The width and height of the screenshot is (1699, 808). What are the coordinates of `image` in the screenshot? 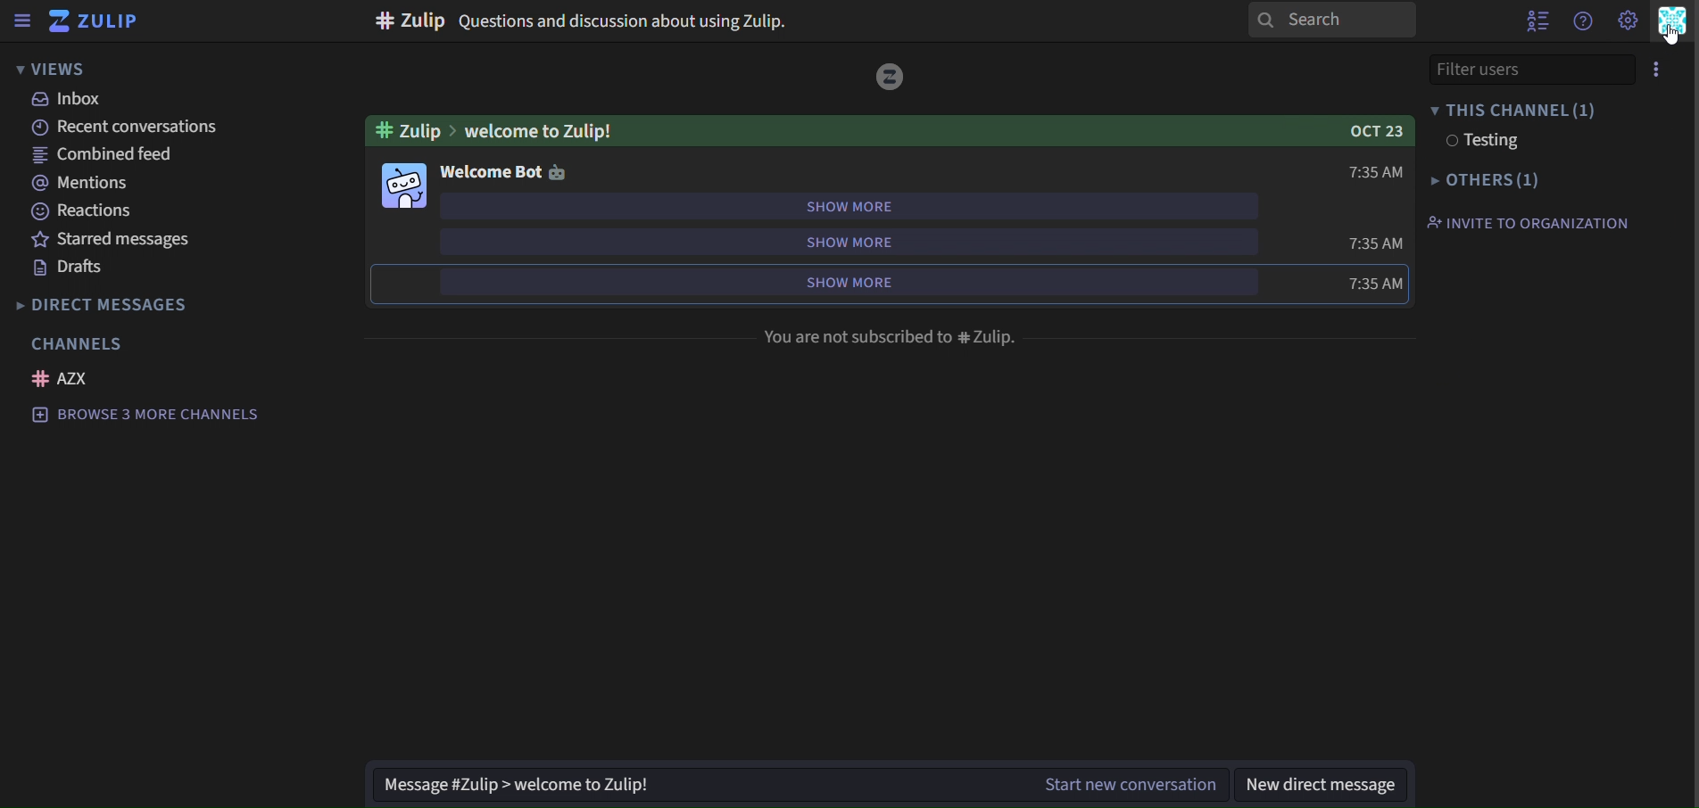 It's located at (894, 79).